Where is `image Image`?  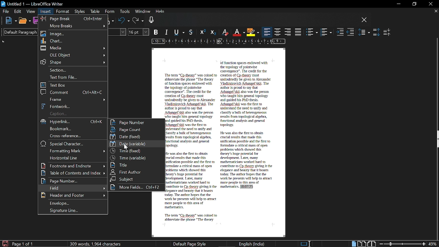
image Image is located at coordinates (74, 34).